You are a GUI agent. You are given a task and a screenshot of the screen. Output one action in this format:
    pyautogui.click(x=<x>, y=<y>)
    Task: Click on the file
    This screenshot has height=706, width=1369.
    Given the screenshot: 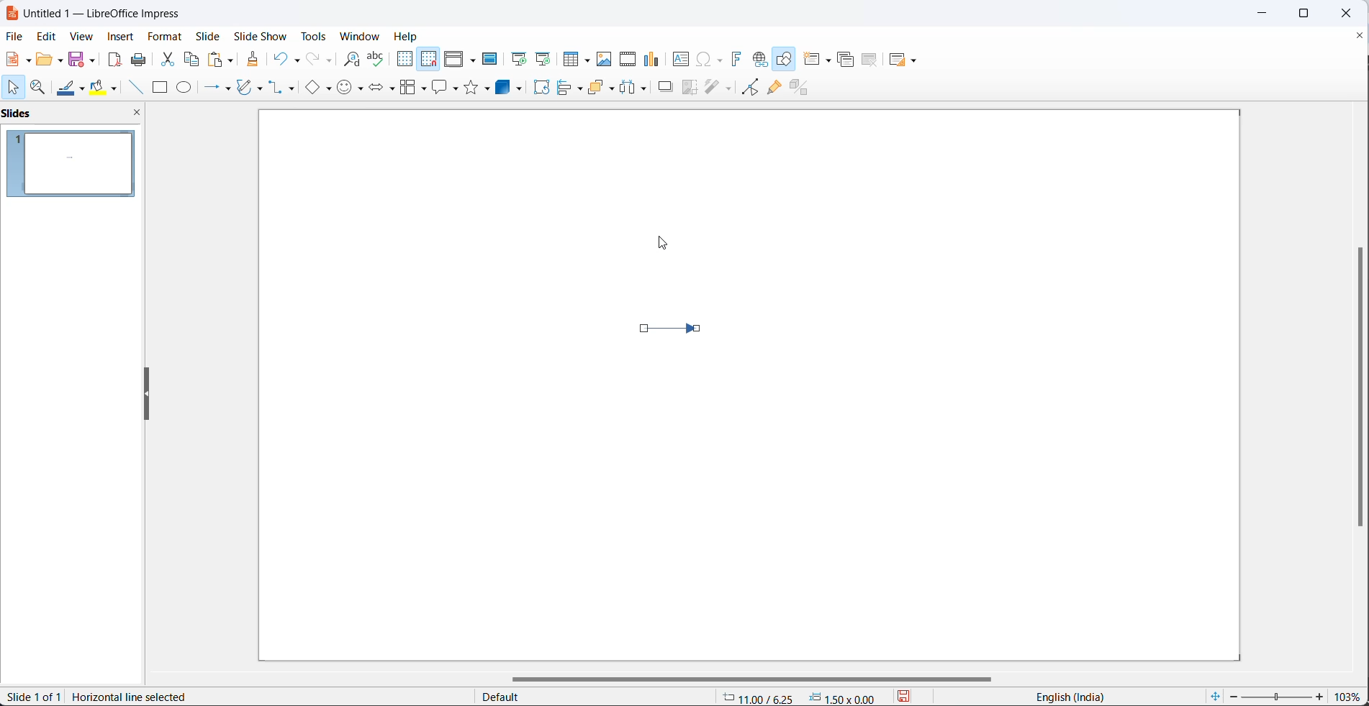 What is the action you would take?
    pyautogui.click(x=13, y=36)
    